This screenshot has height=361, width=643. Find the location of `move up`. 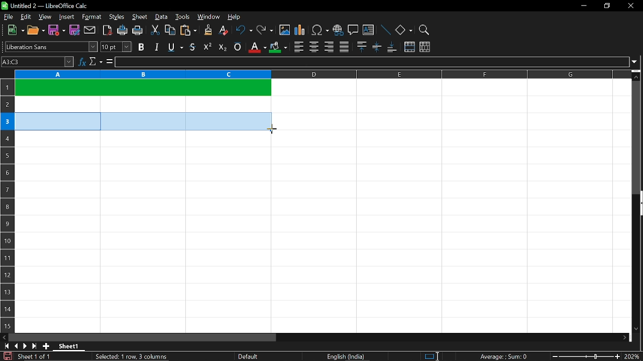

move up is located at coordinates (637, 76).